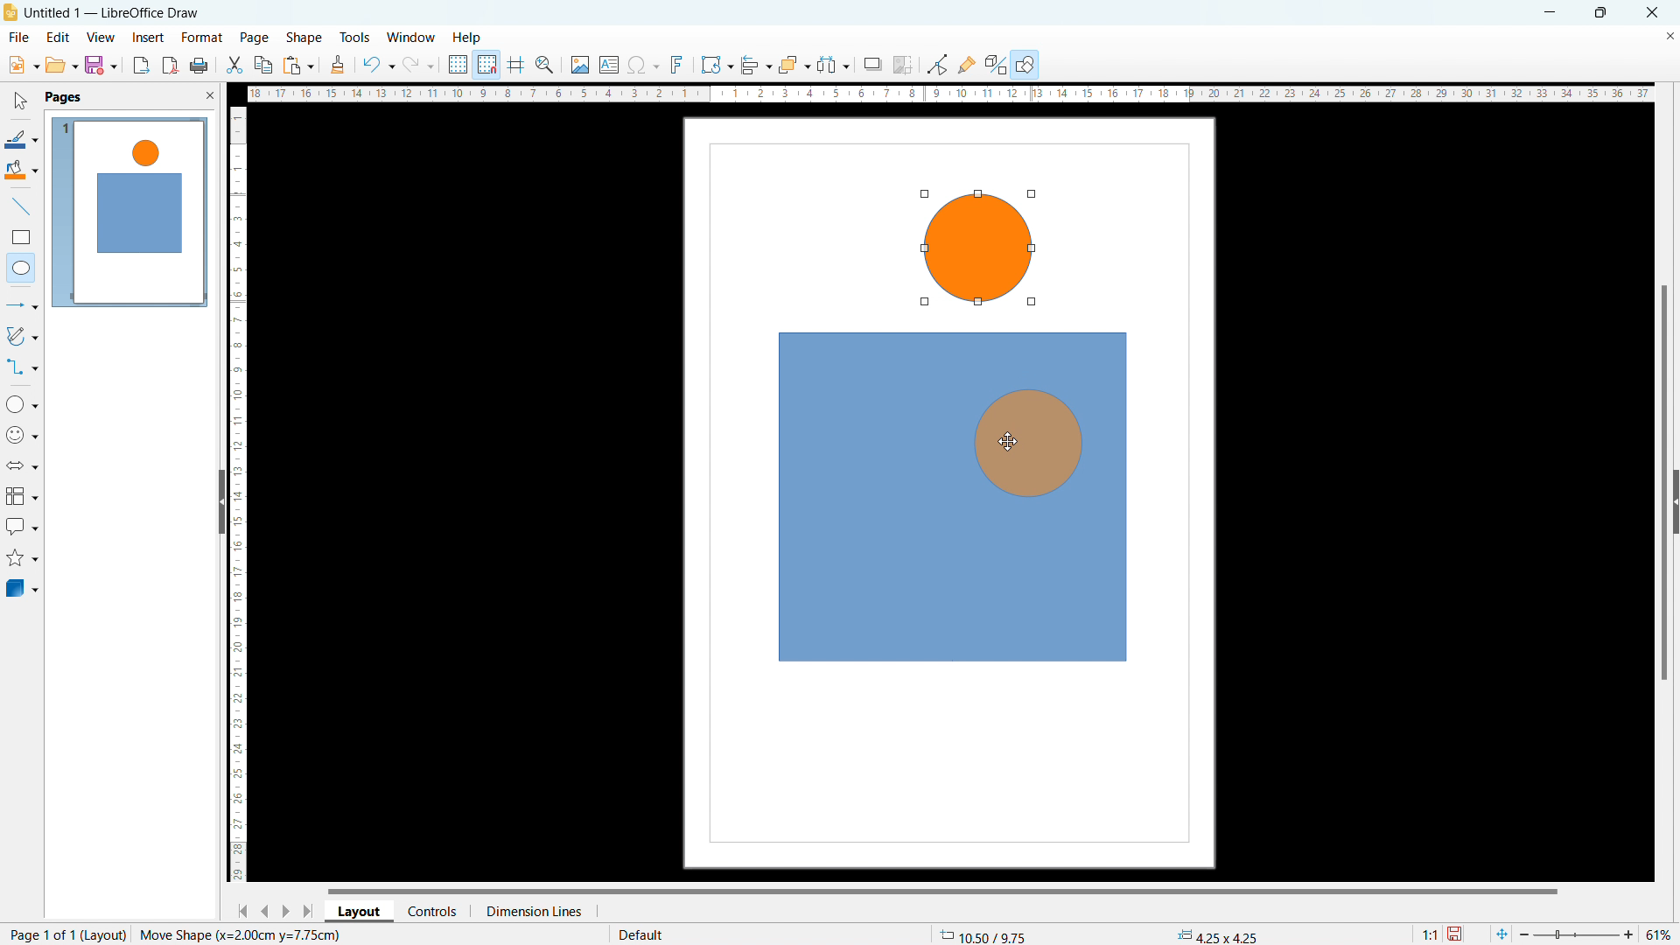 This screenshot has width=1680, height=945. I want to click on insert special character, so click(644, 65).